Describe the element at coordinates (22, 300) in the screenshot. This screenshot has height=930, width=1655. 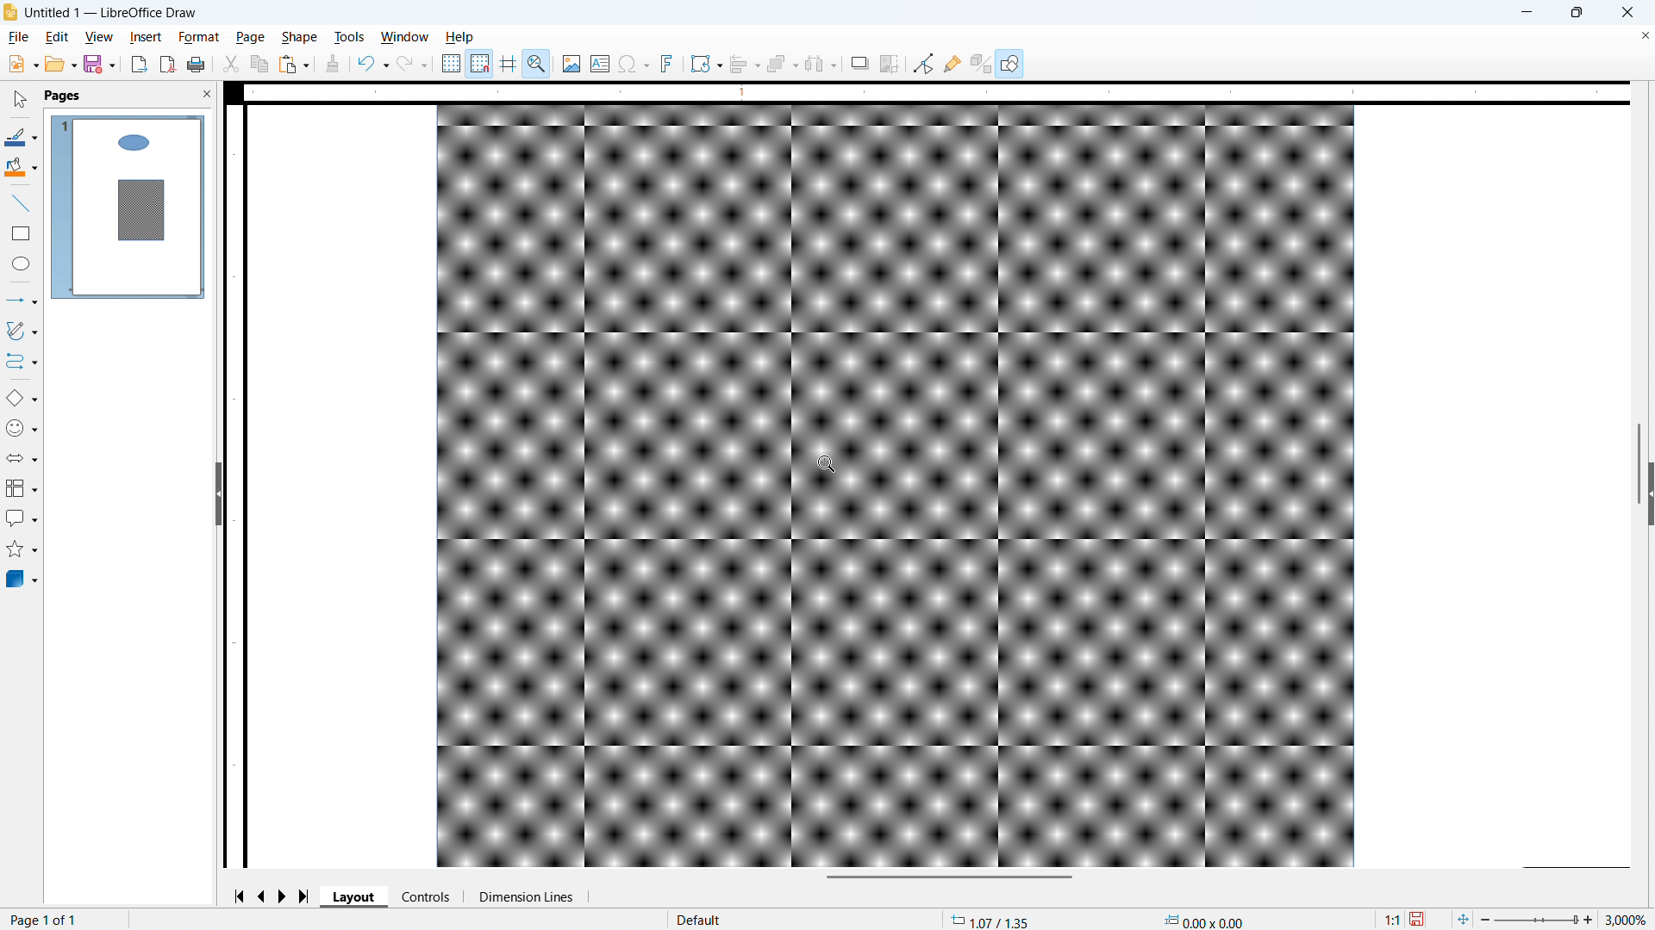
I see `Lines and arrows ` at that location.